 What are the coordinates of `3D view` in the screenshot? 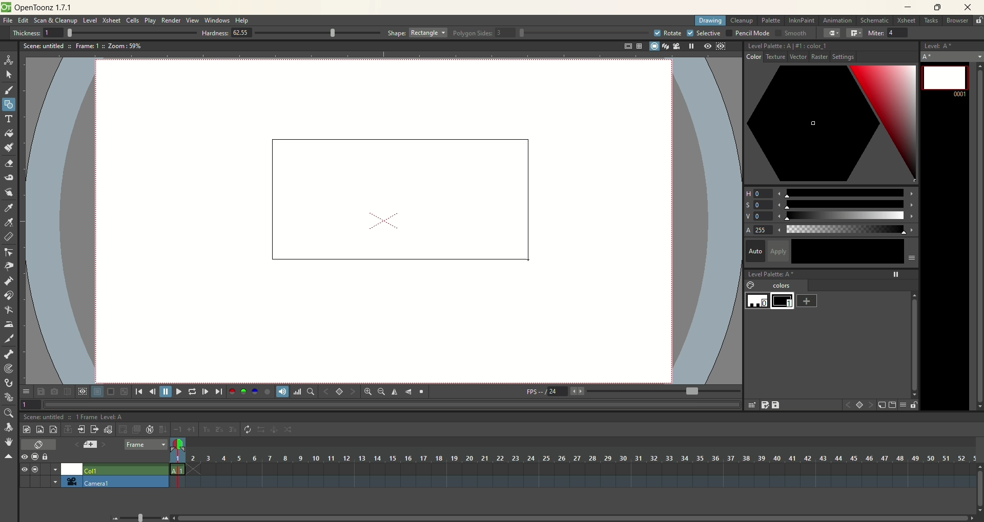 It's located at (664, 47).